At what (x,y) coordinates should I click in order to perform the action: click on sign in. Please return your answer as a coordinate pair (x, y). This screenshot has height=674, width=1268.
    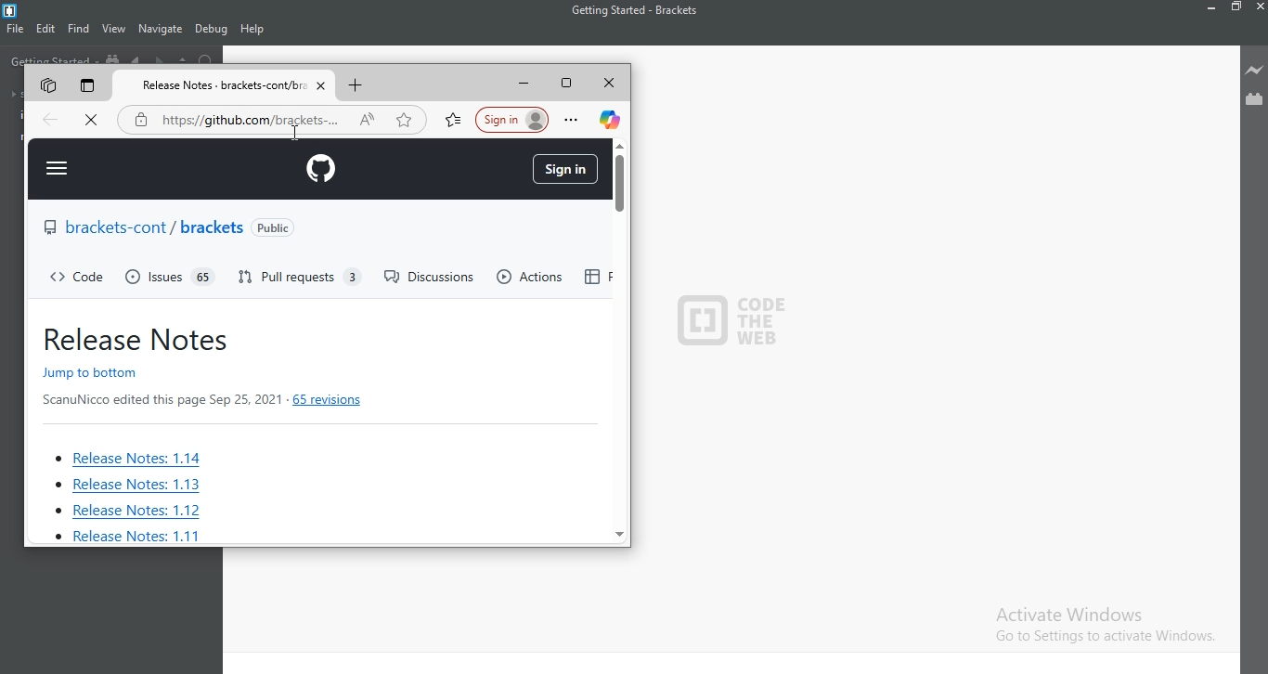
    Looking at the image, I should click on (512, 119).